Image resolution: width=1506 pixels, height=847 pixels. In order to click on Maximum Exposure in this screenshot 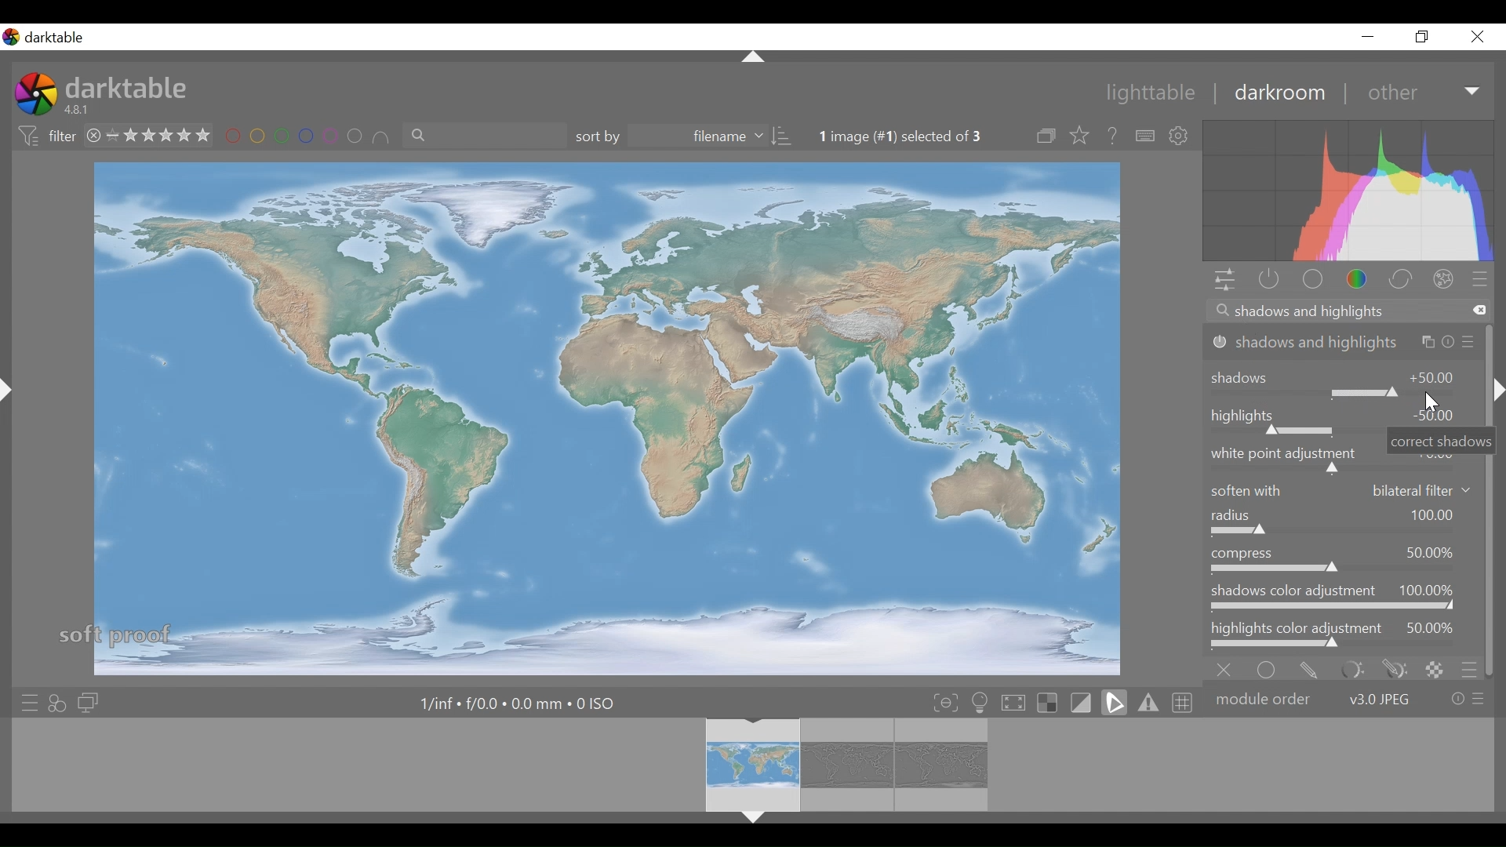, I will do `click(519, 703)`.